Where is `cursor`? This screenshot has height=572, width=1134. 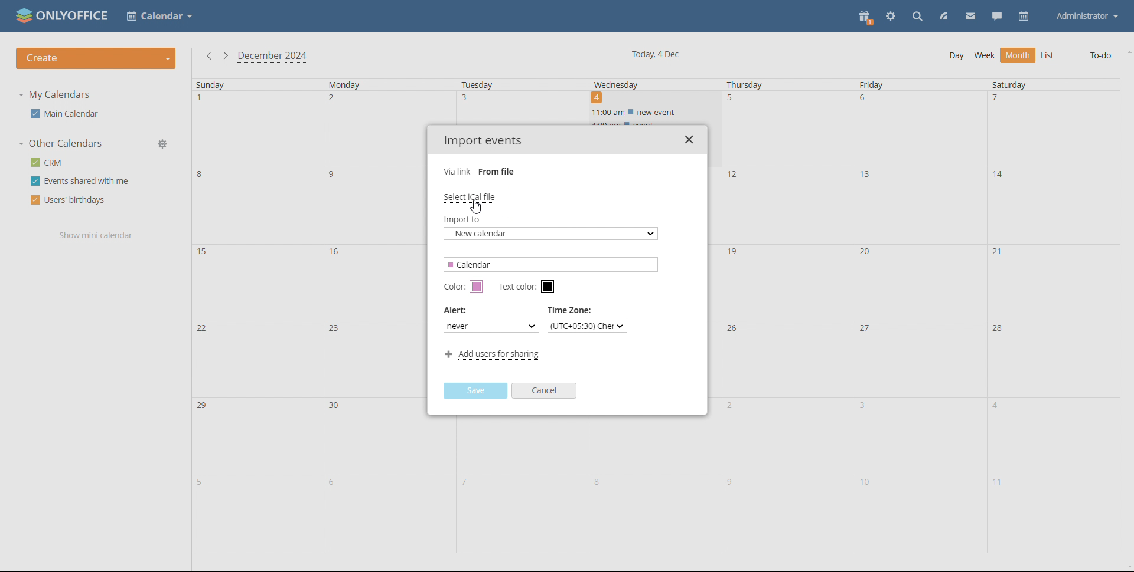 cursor is located at coordinates (481, 206).